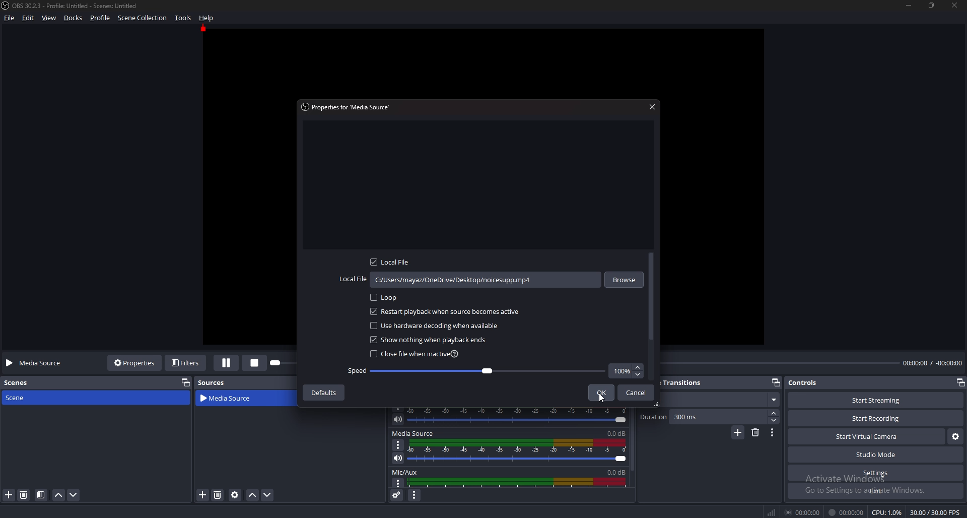 Image resolution: width=967 pixels, height=518 pixels. What do you see at coordinates (6, 6) in the screenshot?
I see `OBS LOGO` at bounding box center [6, 6].